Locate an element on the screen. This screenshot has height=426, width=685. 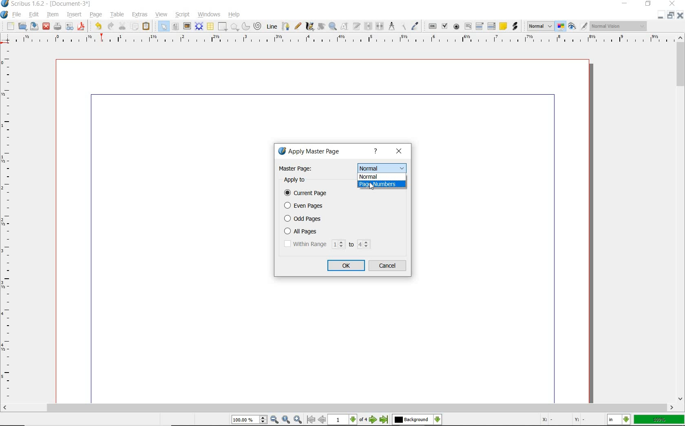
scrollbar is located at coordinates (681, 218).